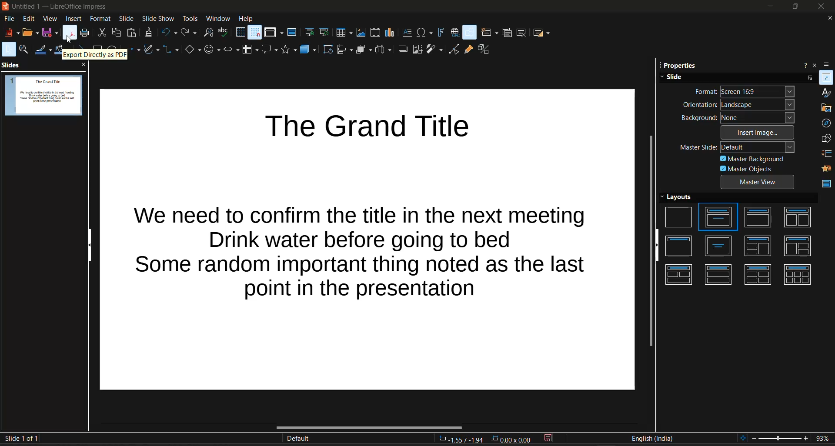 The width and height of the screenshot is (835, 446). I want to click on rotate, so click(327, 48).